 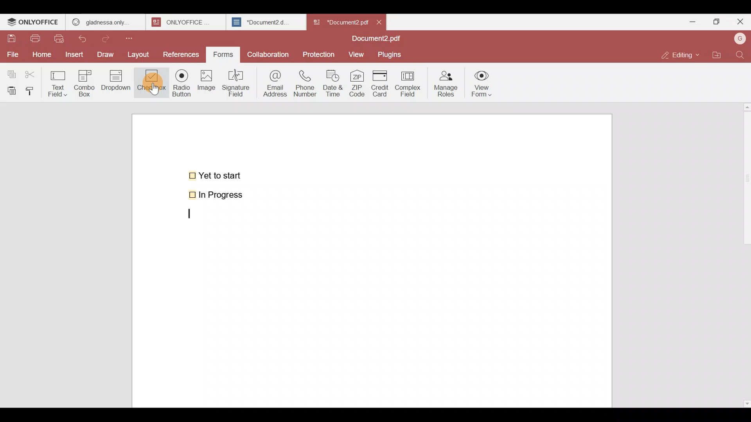 I want to click on Close, so click(x=383, y=21).